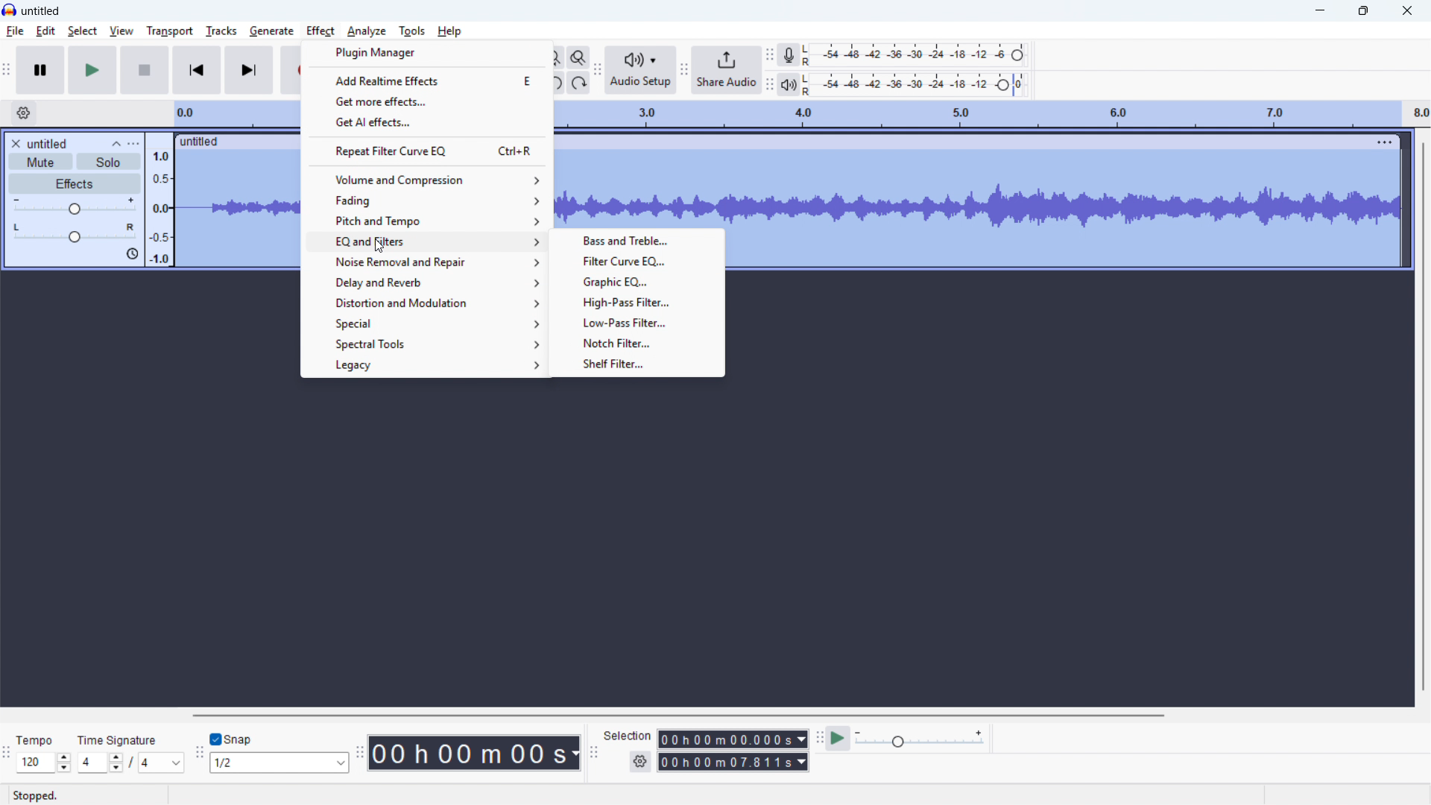 This screenshot has width=1431, height=805. What do you see at coordinates (594, 755) in the screenshot?
I see `Selection toolbar ` at bounding box center [594, 755].